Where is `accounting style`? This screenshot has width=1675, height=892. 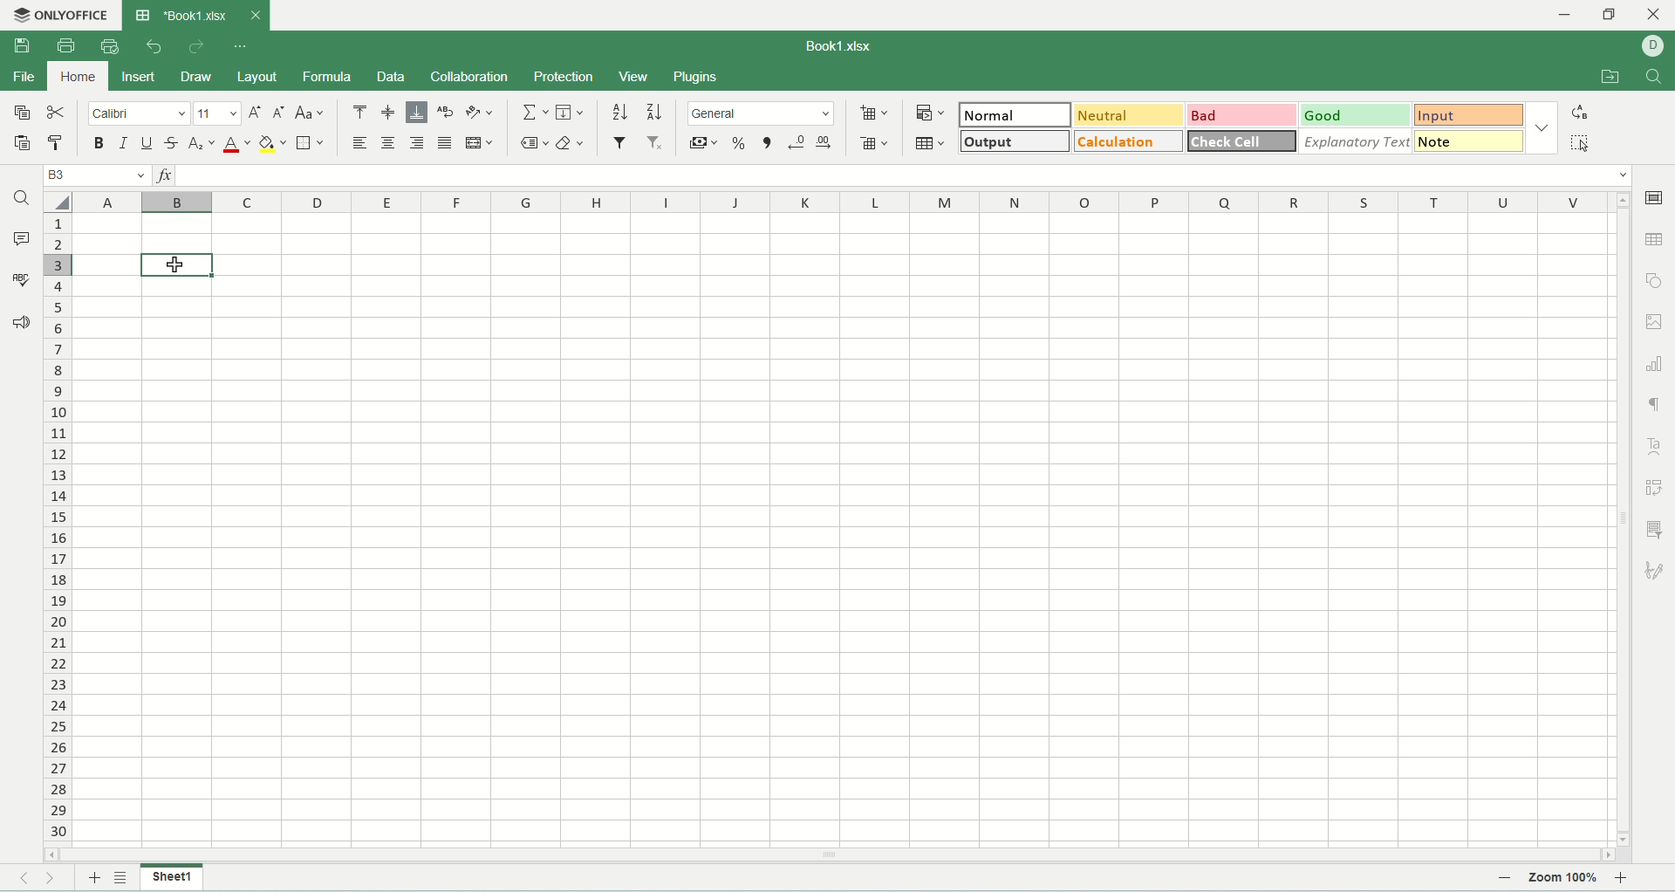 accounting style is located at coordinates (705, 143).